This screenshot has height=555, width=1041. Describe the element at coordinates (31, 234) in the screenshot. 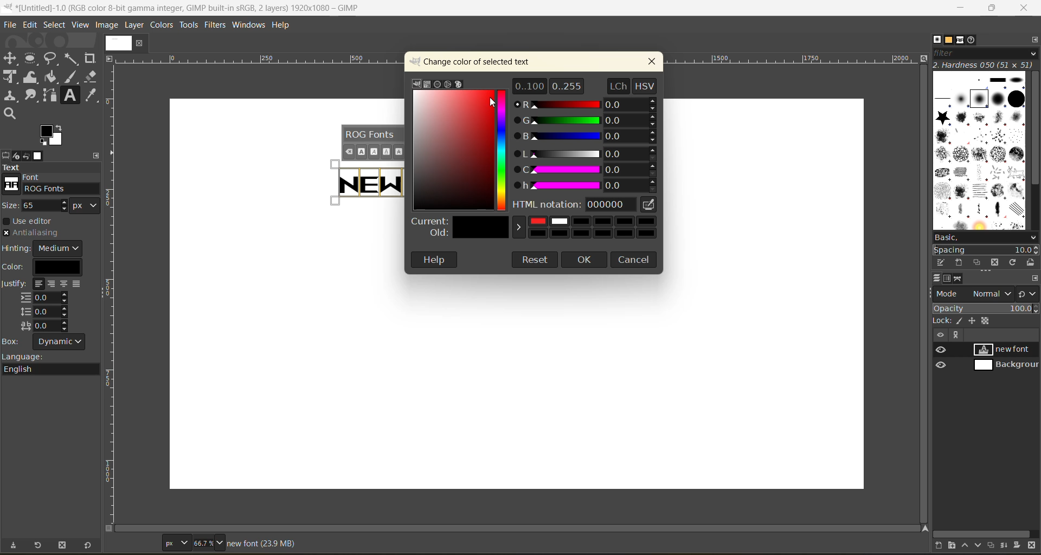

I see `antialiasing` at that location.